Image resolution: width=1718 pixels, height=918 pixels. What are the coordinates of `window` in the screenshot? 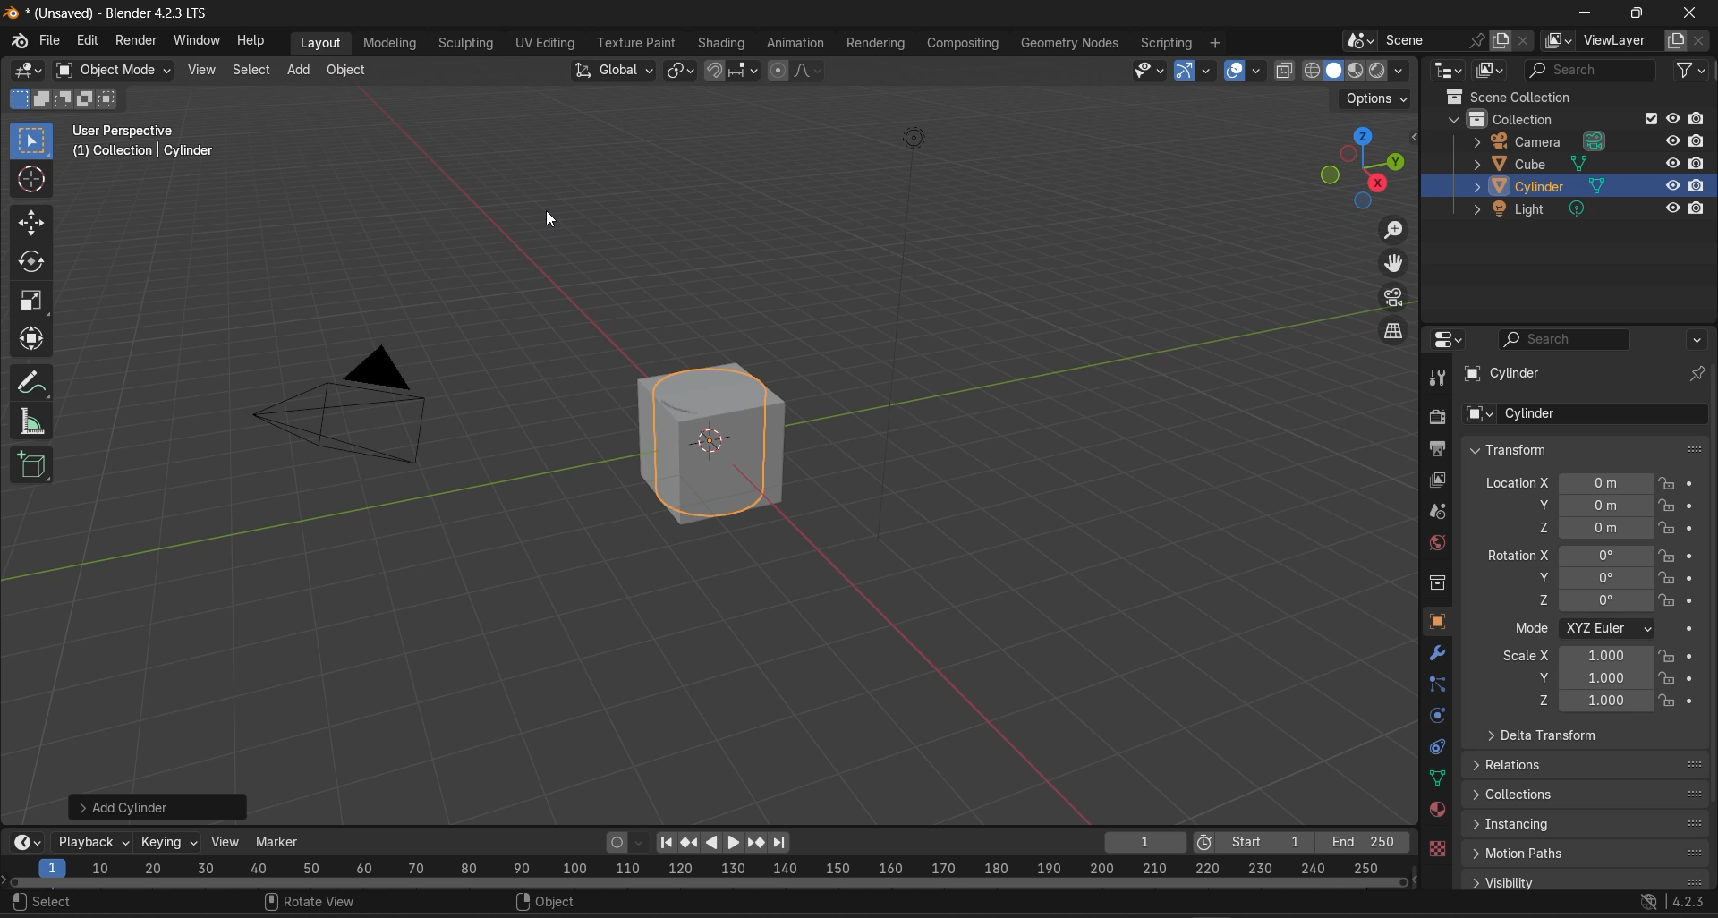 It's located at (199, 41).